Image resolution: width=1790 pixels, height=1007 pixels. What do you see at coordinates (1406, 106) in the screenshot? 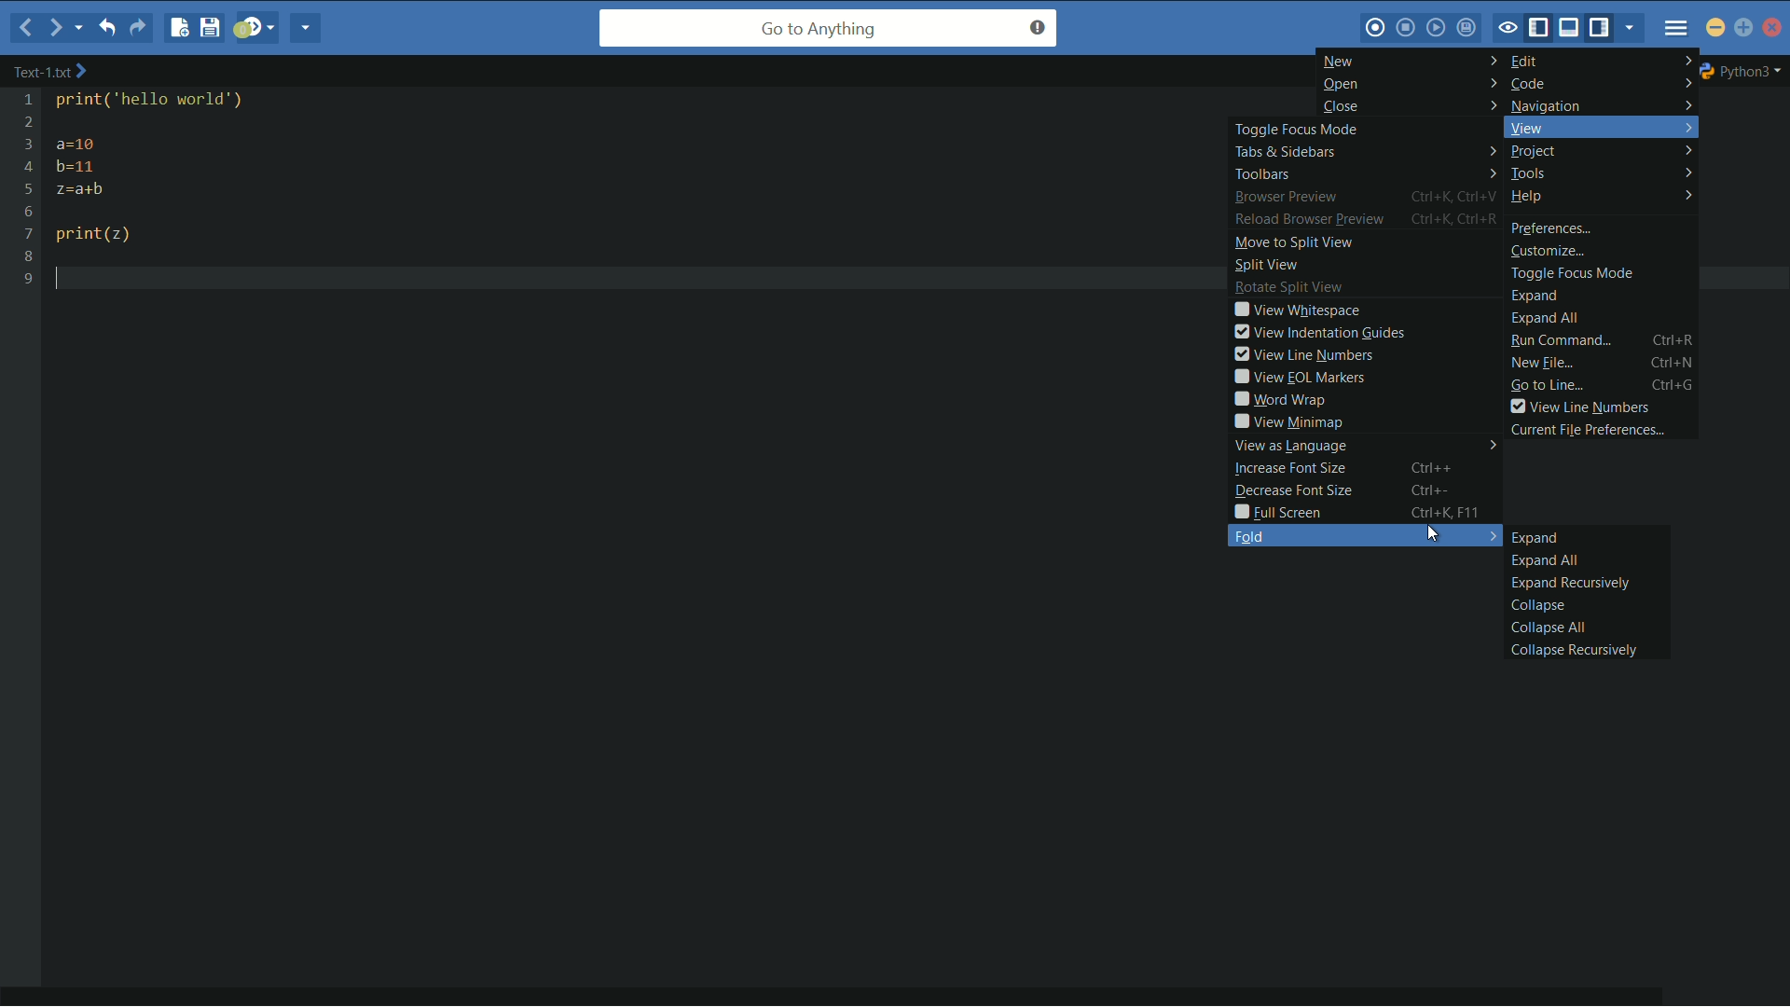
I see `close` at bounding box center [1406, 106].